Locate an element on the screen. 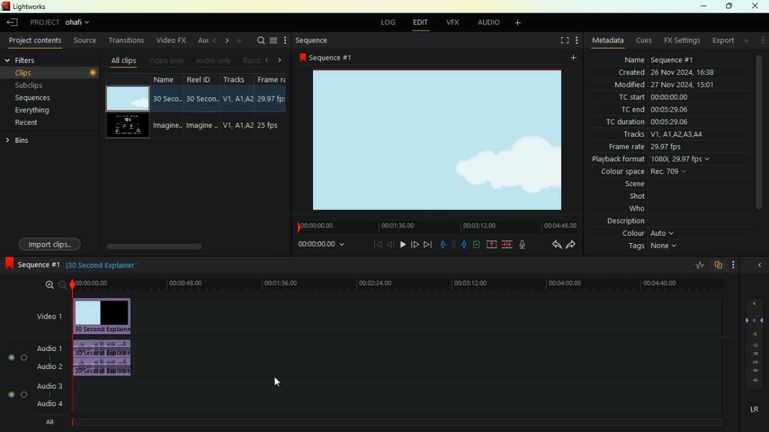  description is located at coordinates (625, 222).